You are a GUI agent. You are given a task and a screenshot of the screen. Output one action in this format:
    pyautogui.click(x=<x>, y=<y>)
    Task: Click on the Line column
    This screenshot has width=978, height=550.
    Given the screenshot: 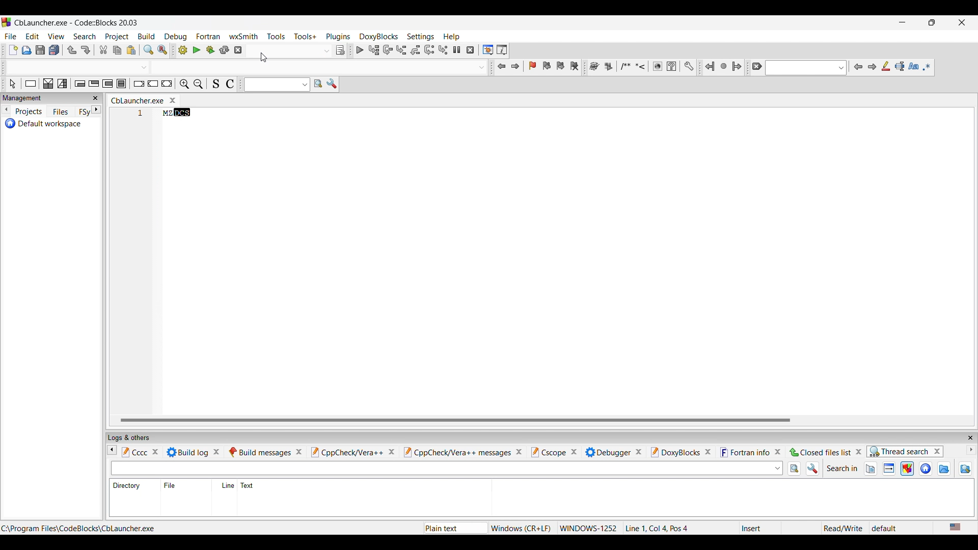 What is the action you would take?
    pyautogui.click(x=227, y=485)
    